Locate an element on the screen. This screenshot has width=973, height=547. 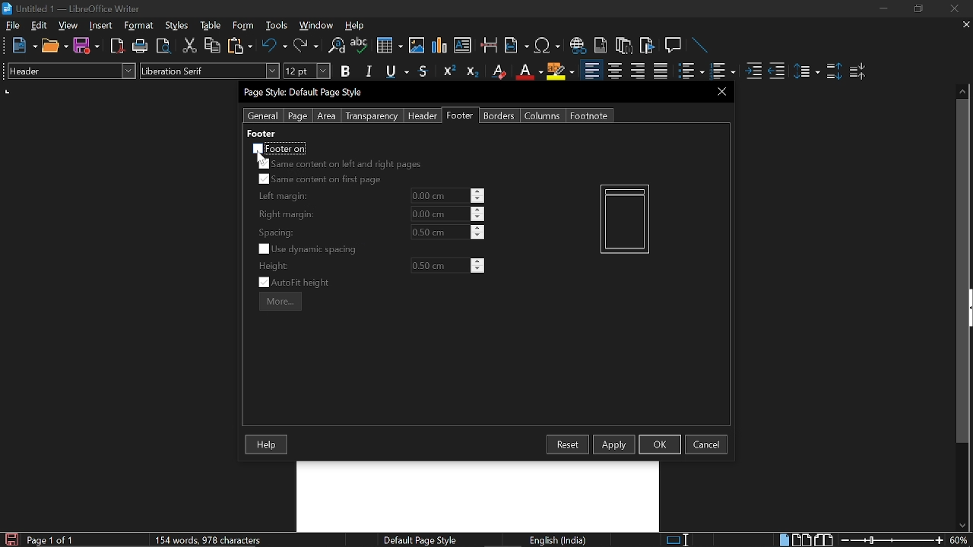
current height is located at coordinates (439, 266).